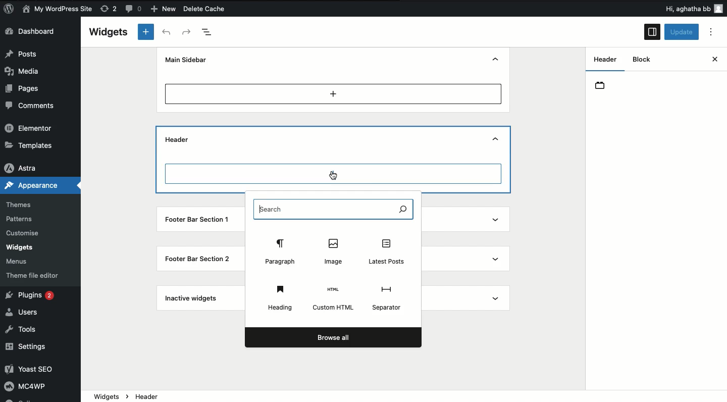 This screenshot has height=402, width=727. What do you see at coordinates (682, 32) in the screenshot?
I see `Update` at bounding box center [682, 32].